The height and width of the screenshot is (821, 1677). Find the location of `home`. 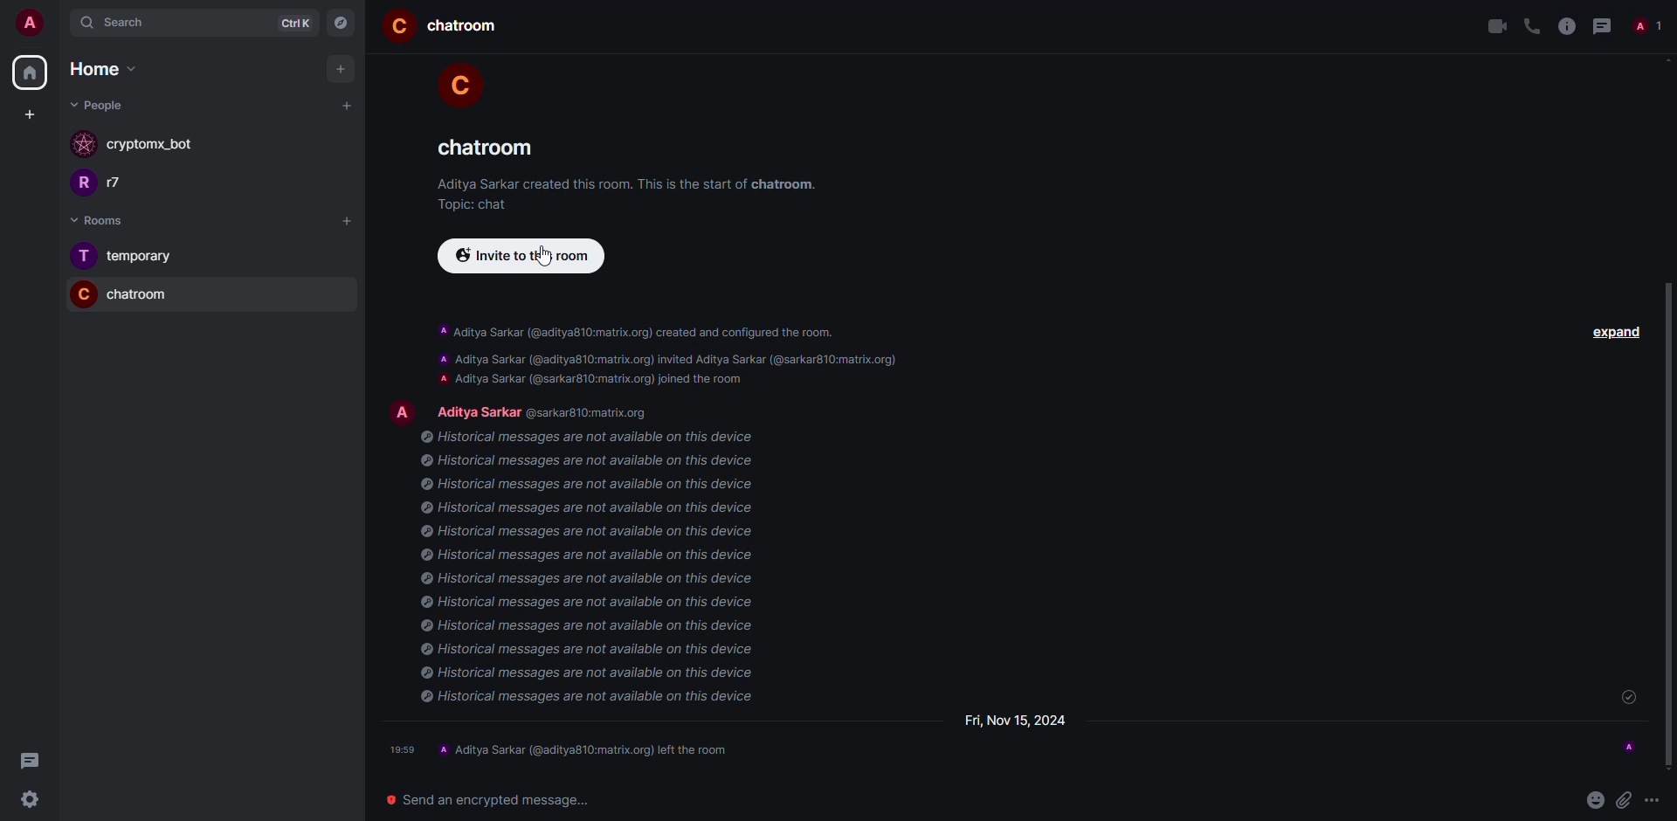

home is located at coordinates (94, 69).